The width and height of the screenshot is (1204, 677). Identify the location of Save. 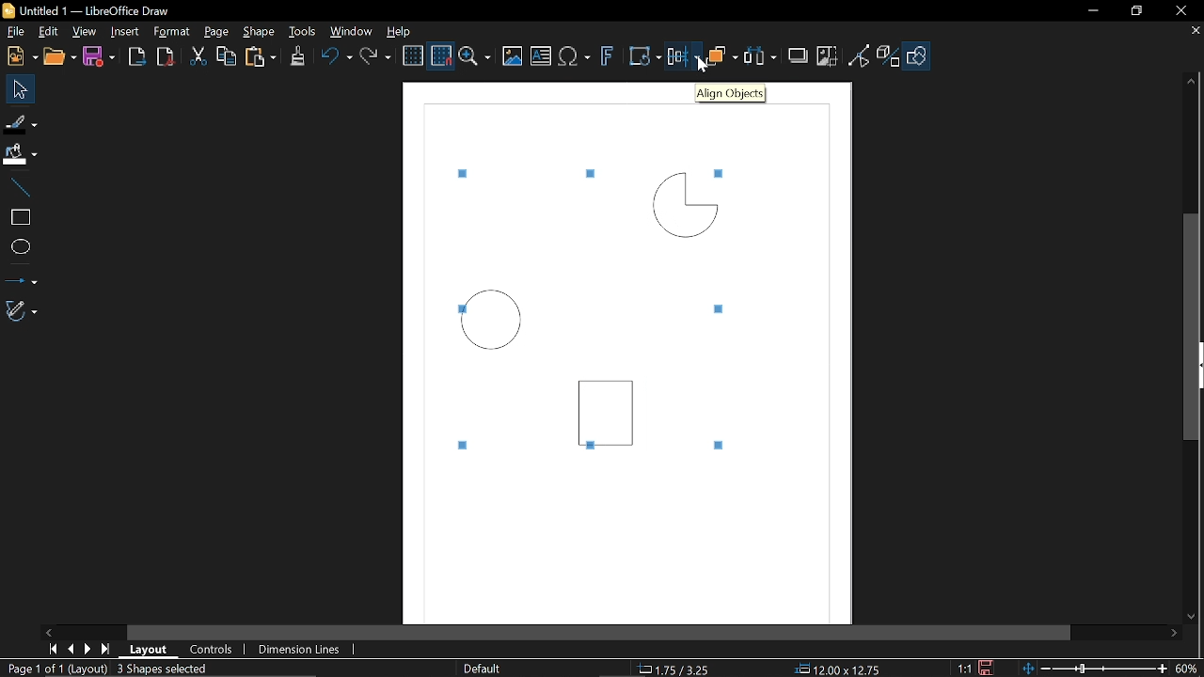
(98, 57).